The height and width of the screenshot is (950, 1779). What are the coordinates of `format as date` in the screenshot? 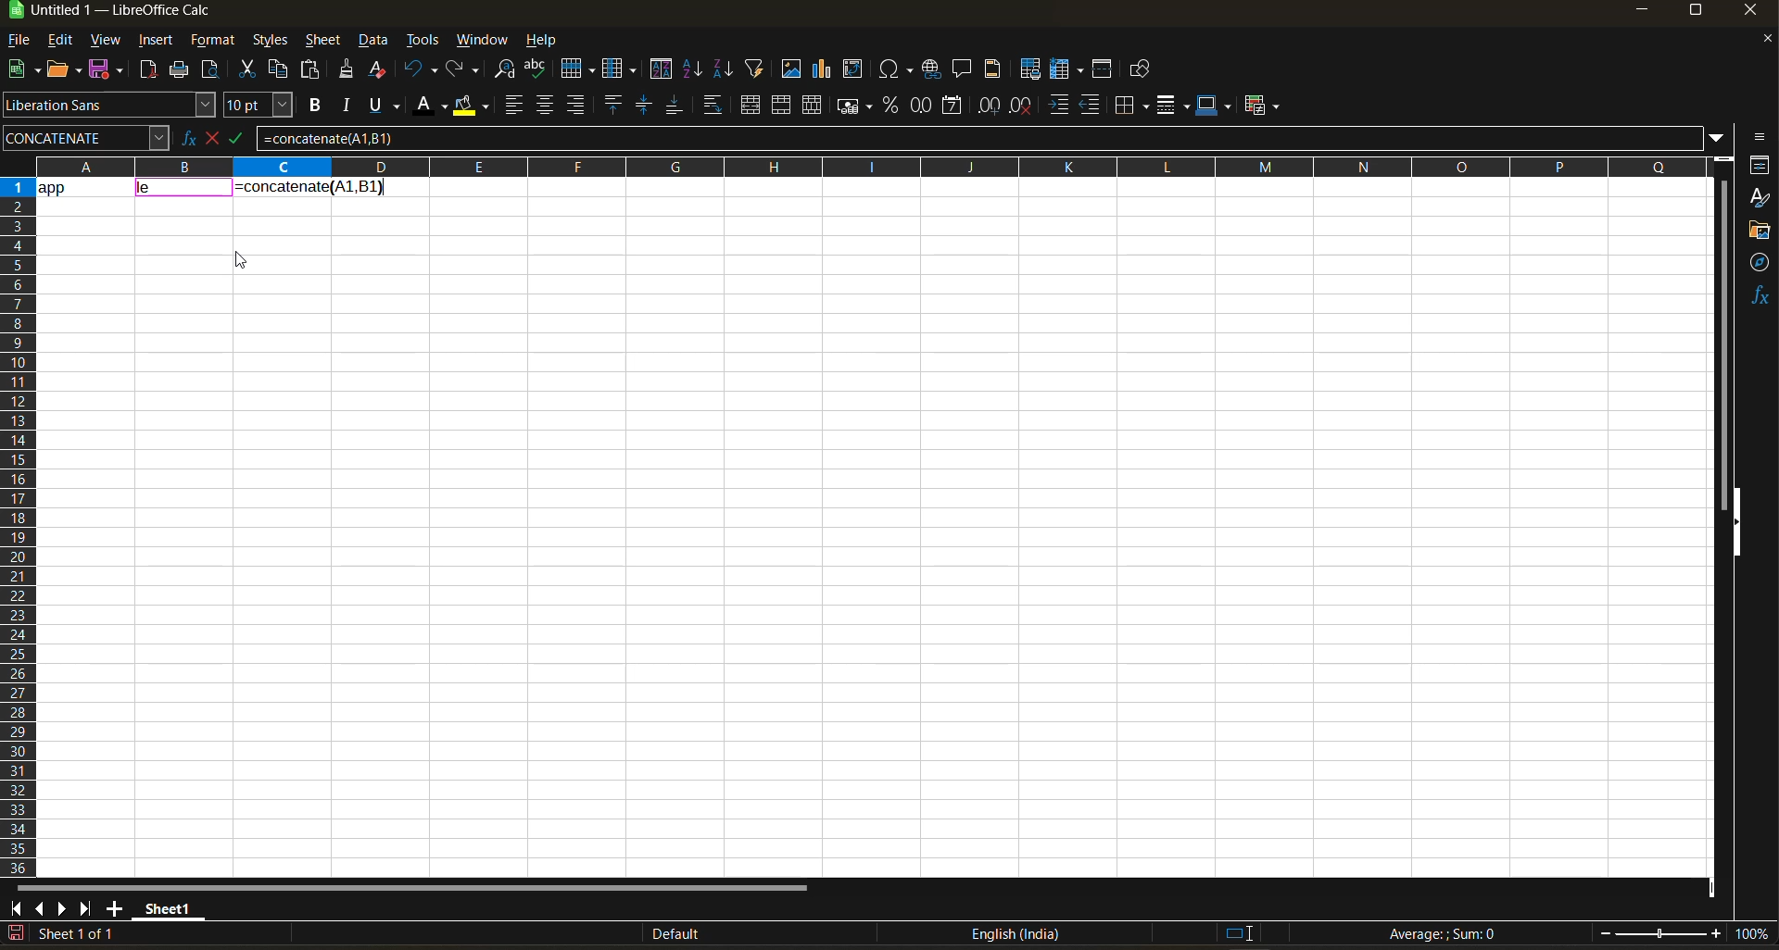 It's located at (956, 106).